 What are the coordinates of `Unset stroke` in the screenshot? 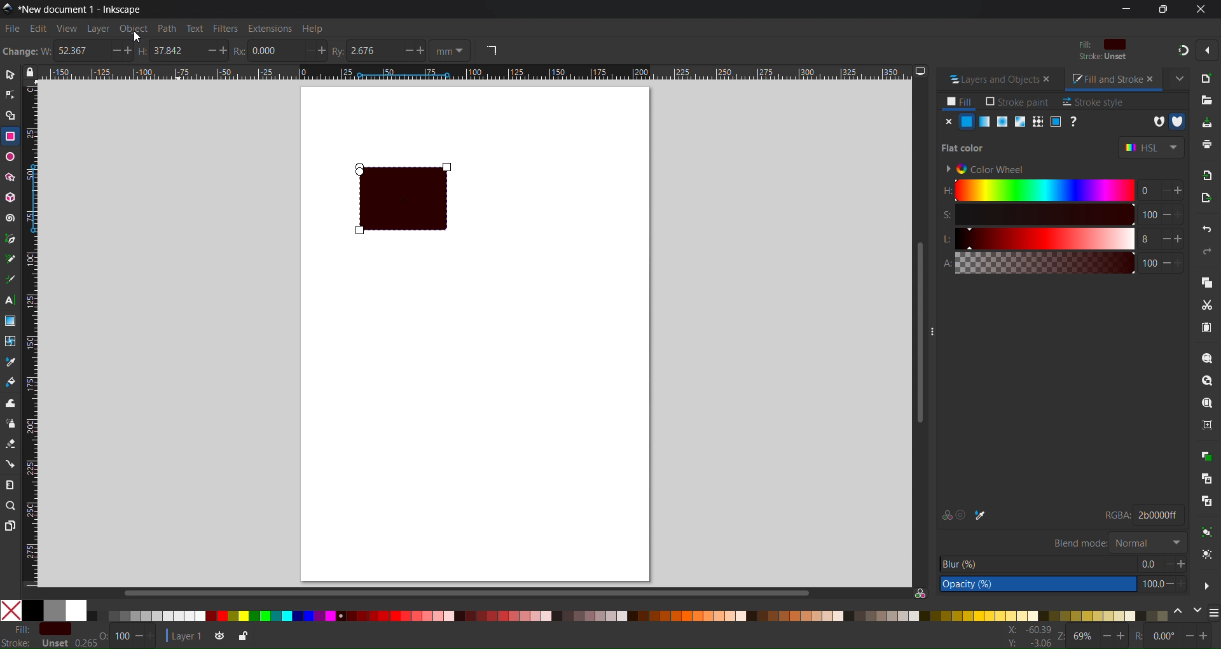 It's located at (54, 643).